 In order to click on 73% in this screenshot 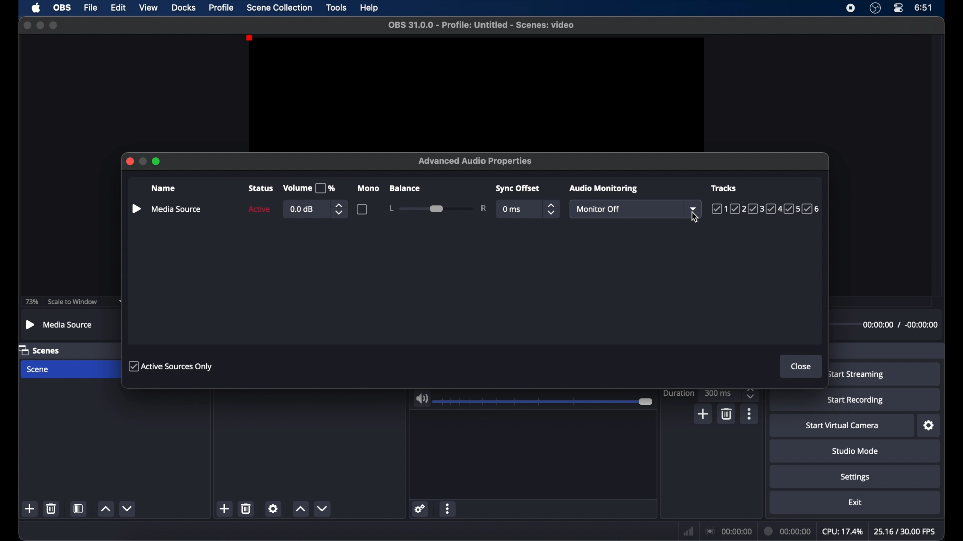, I will do `click(31, 302)`.